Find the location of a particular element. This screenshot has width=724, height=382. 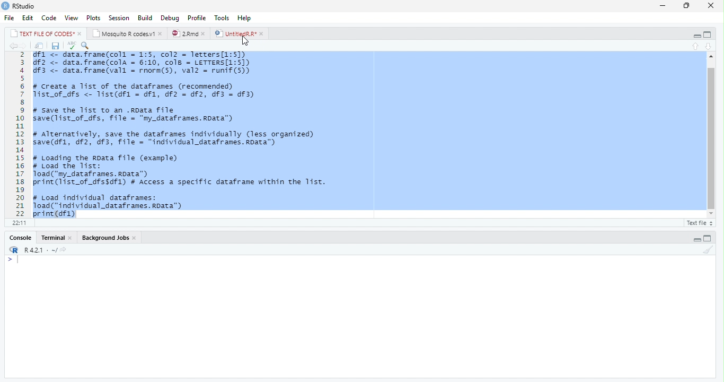

UntitiedR.R is located at coordinates (240, 33).